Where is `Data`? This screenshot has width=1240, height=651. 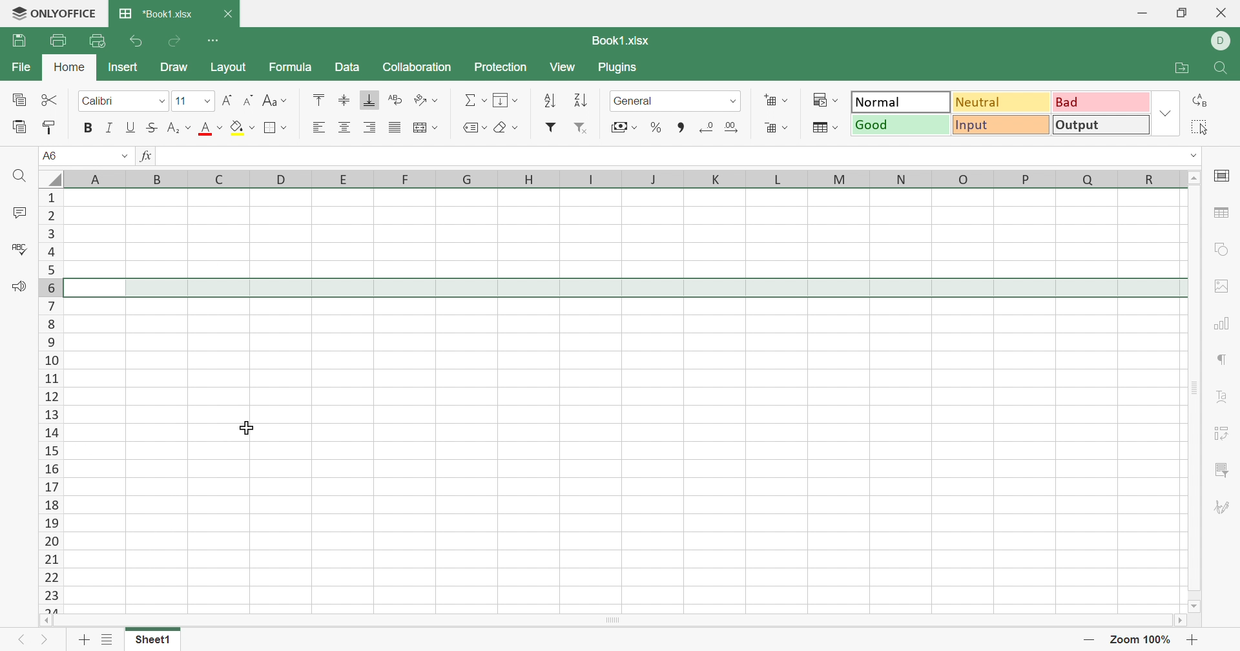
Data is located at coordinates (347, 67).